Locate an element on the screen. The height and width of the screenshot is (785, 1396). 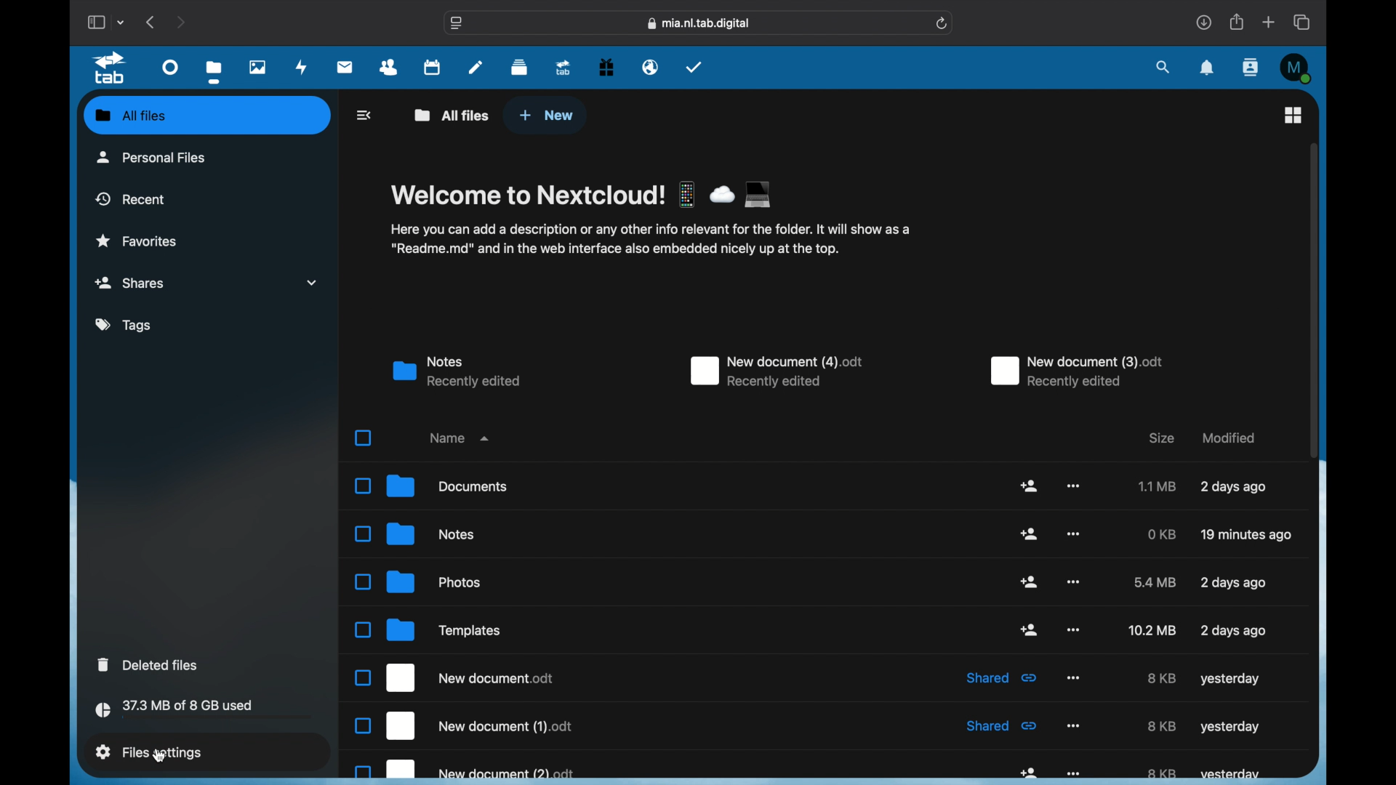
recent is located at coordinates (130, 198).